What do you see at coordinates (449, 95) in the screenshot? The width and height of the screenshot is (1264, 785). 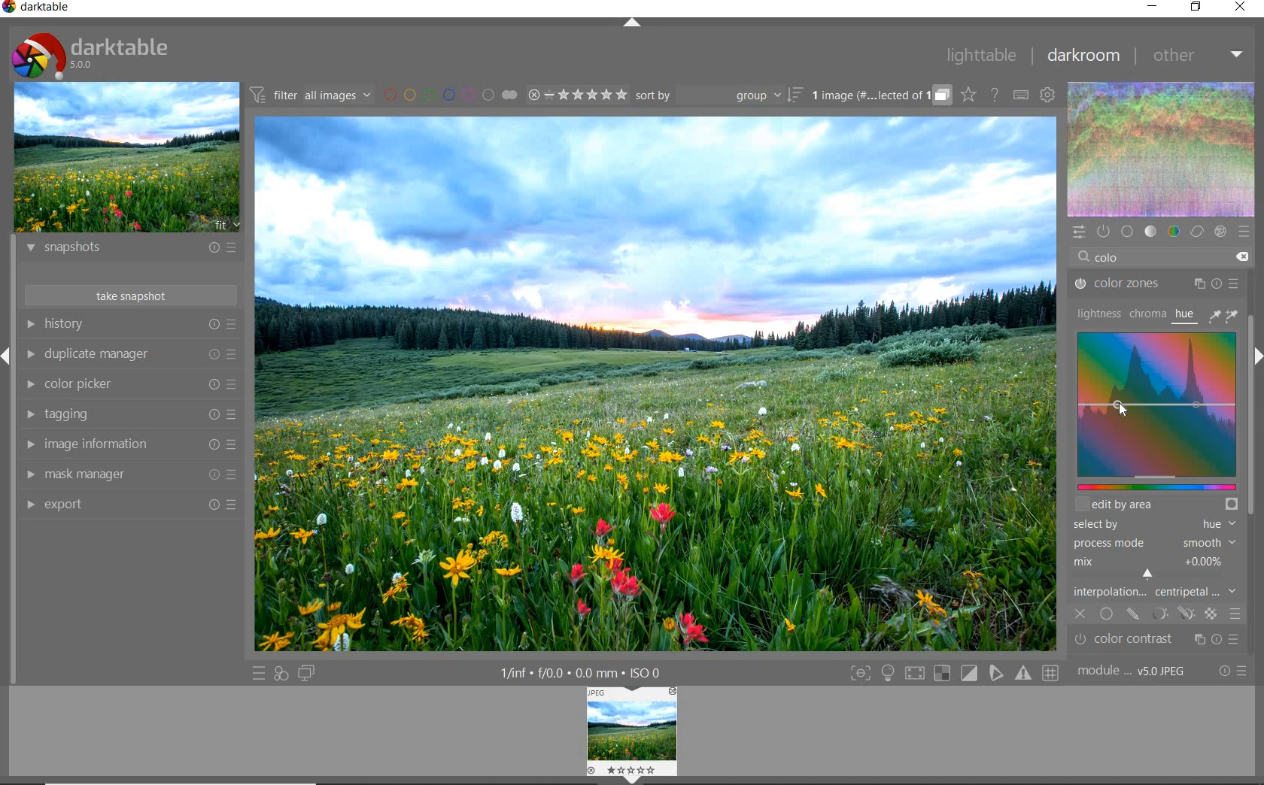 I see `filter images by color labels` at bounding box center [449, 95].